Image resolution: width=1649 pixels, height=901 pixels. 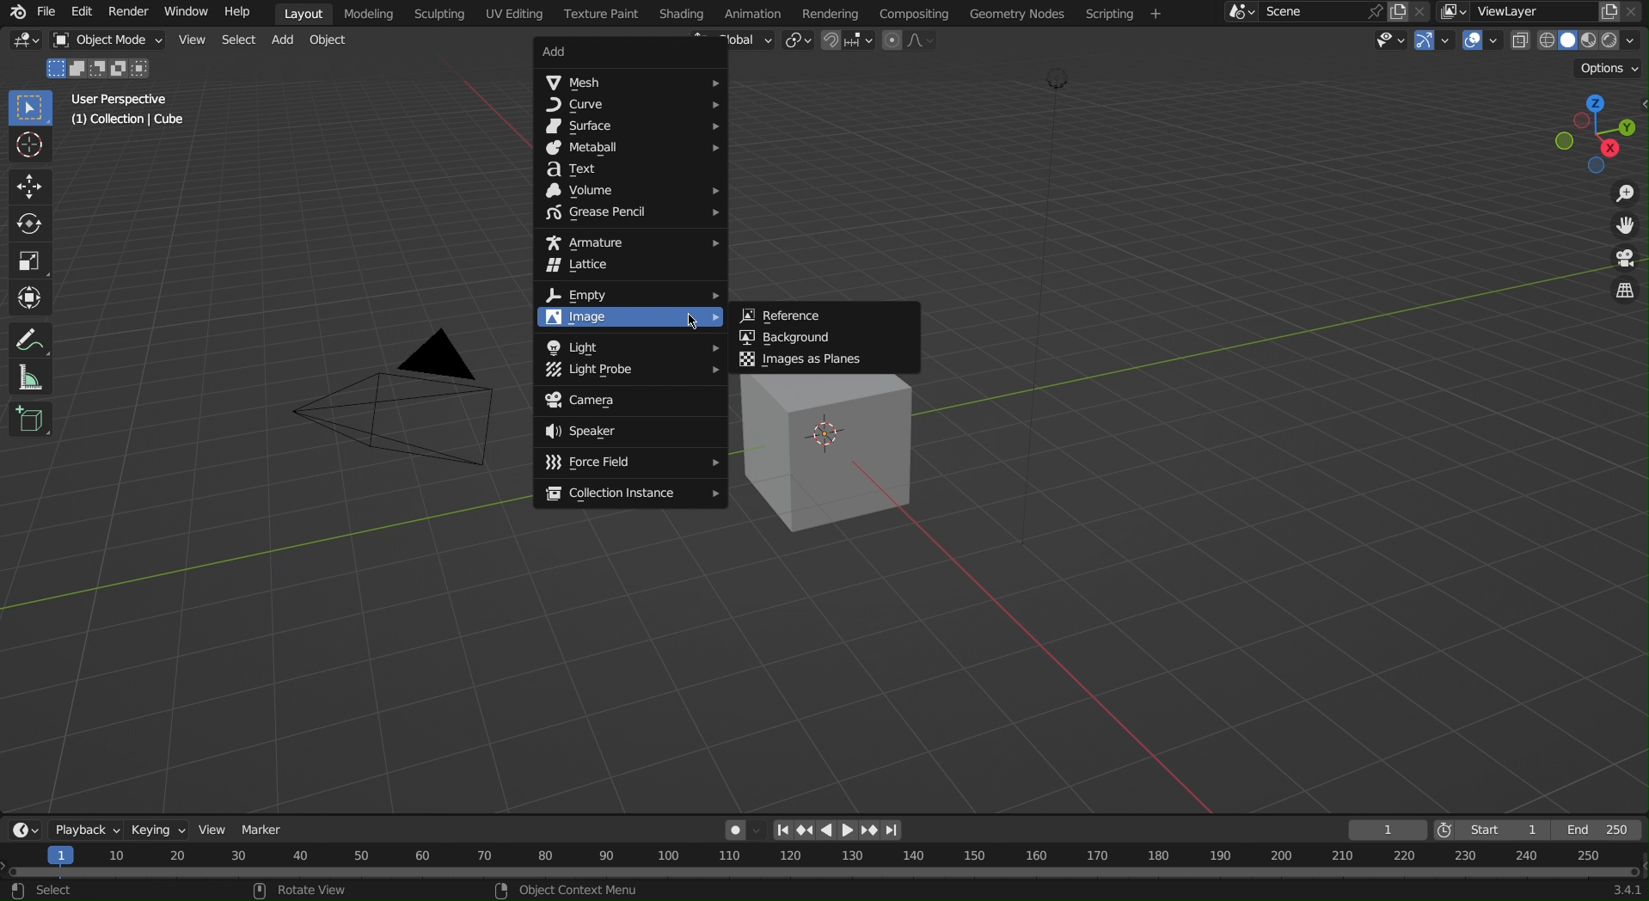 I want to click on Object Mode, so click(x=108, y=41).